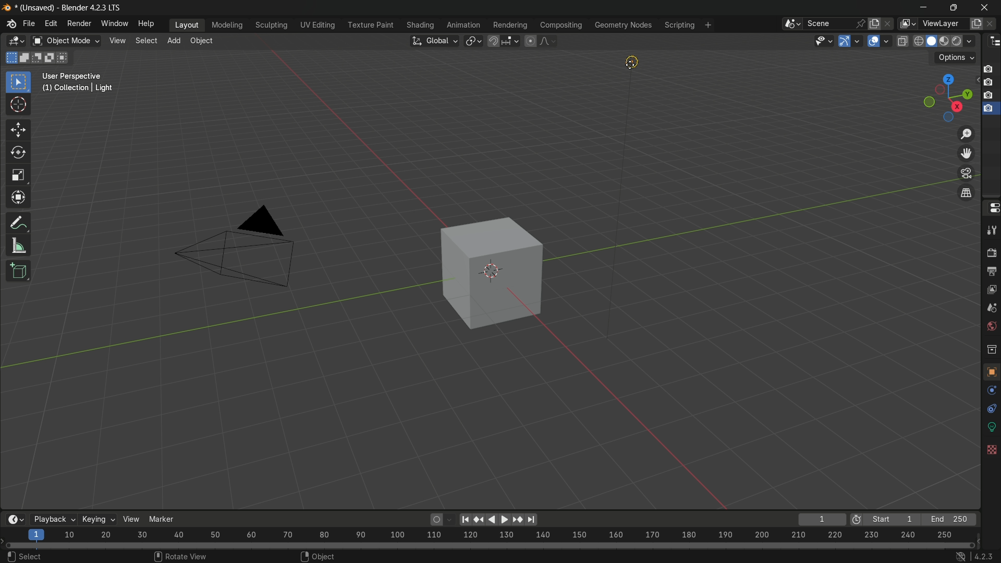 Image resolution: width=1001 pixels, height=563 pixels. I want to click on toggle the camera view, so click(965, 173).